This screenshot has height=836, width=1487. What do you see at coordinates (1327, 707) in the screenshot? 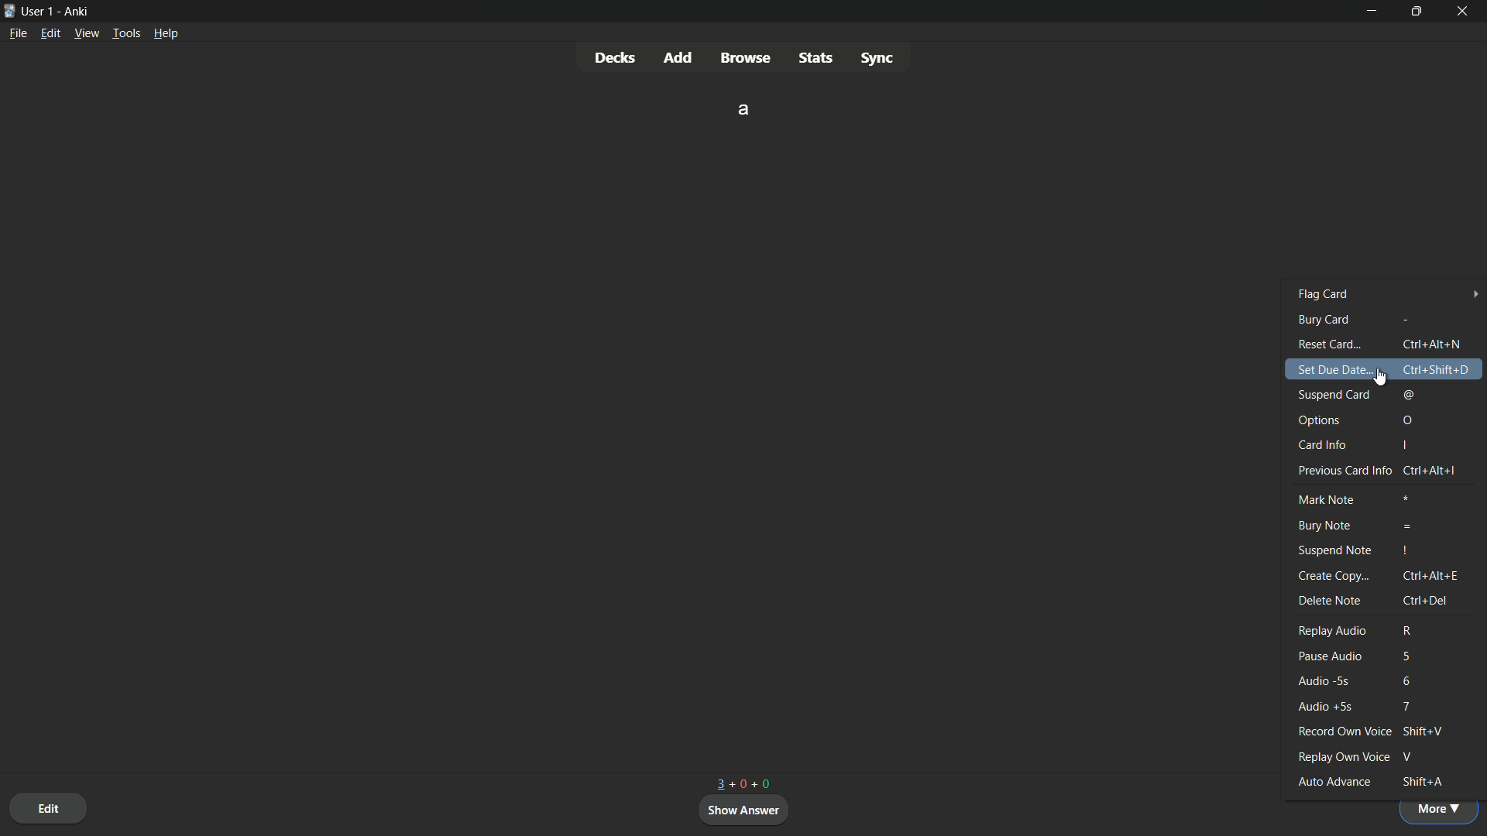
I see `audio +5s` at bounding box center [1327, 707].